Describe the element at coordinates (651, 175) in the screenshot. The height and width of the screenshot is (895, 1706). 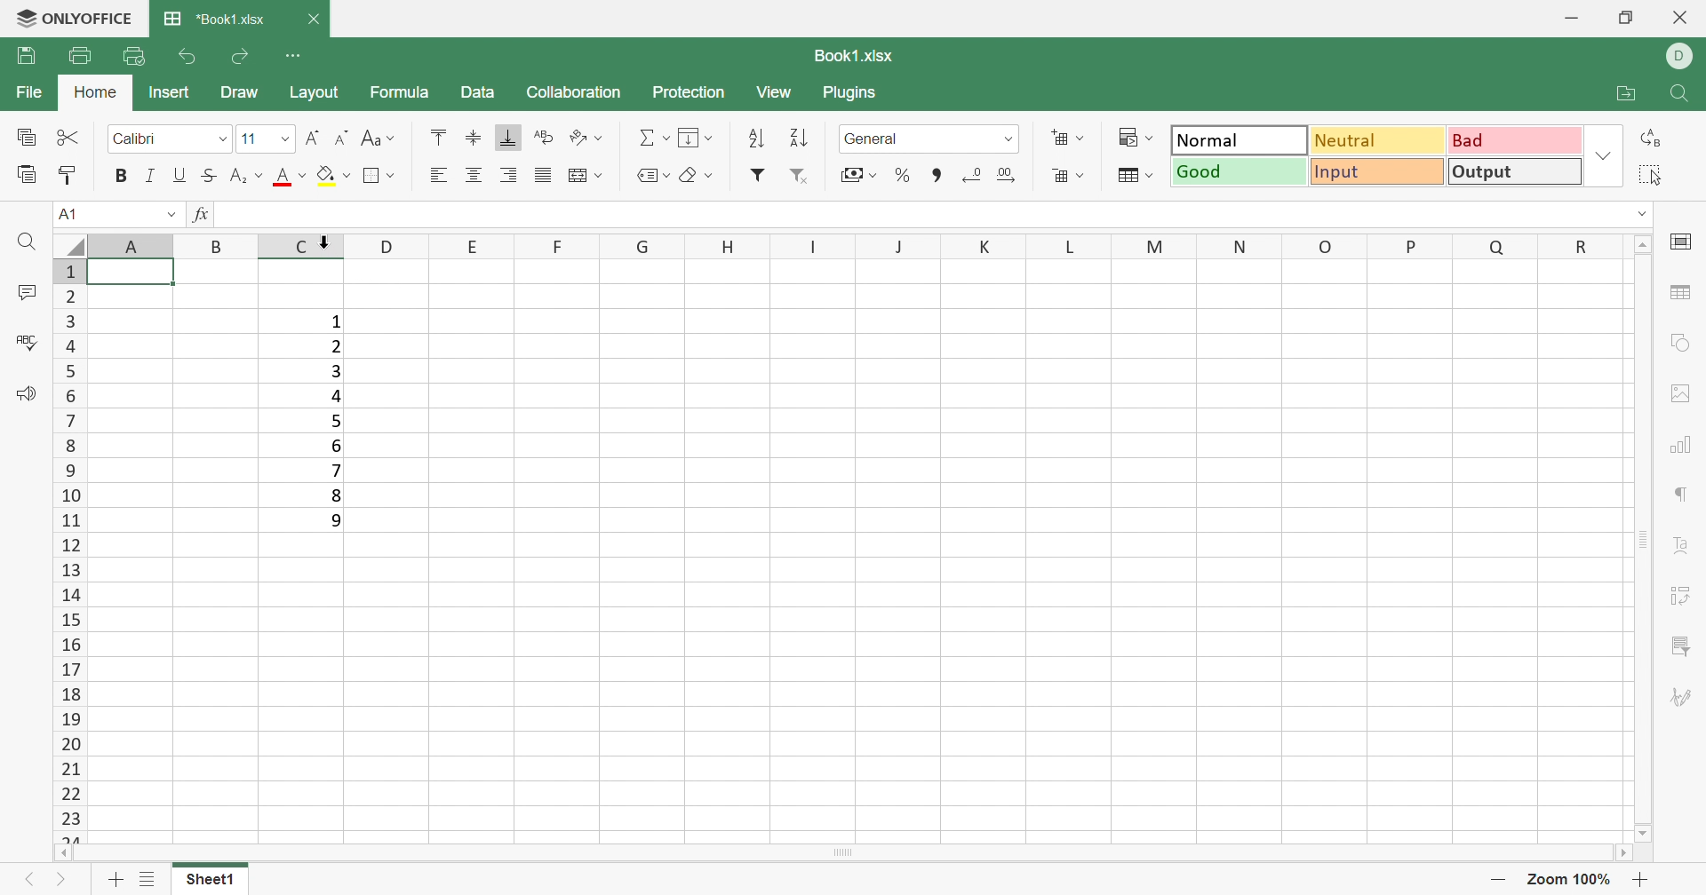
I see `Named ranges` at that location.